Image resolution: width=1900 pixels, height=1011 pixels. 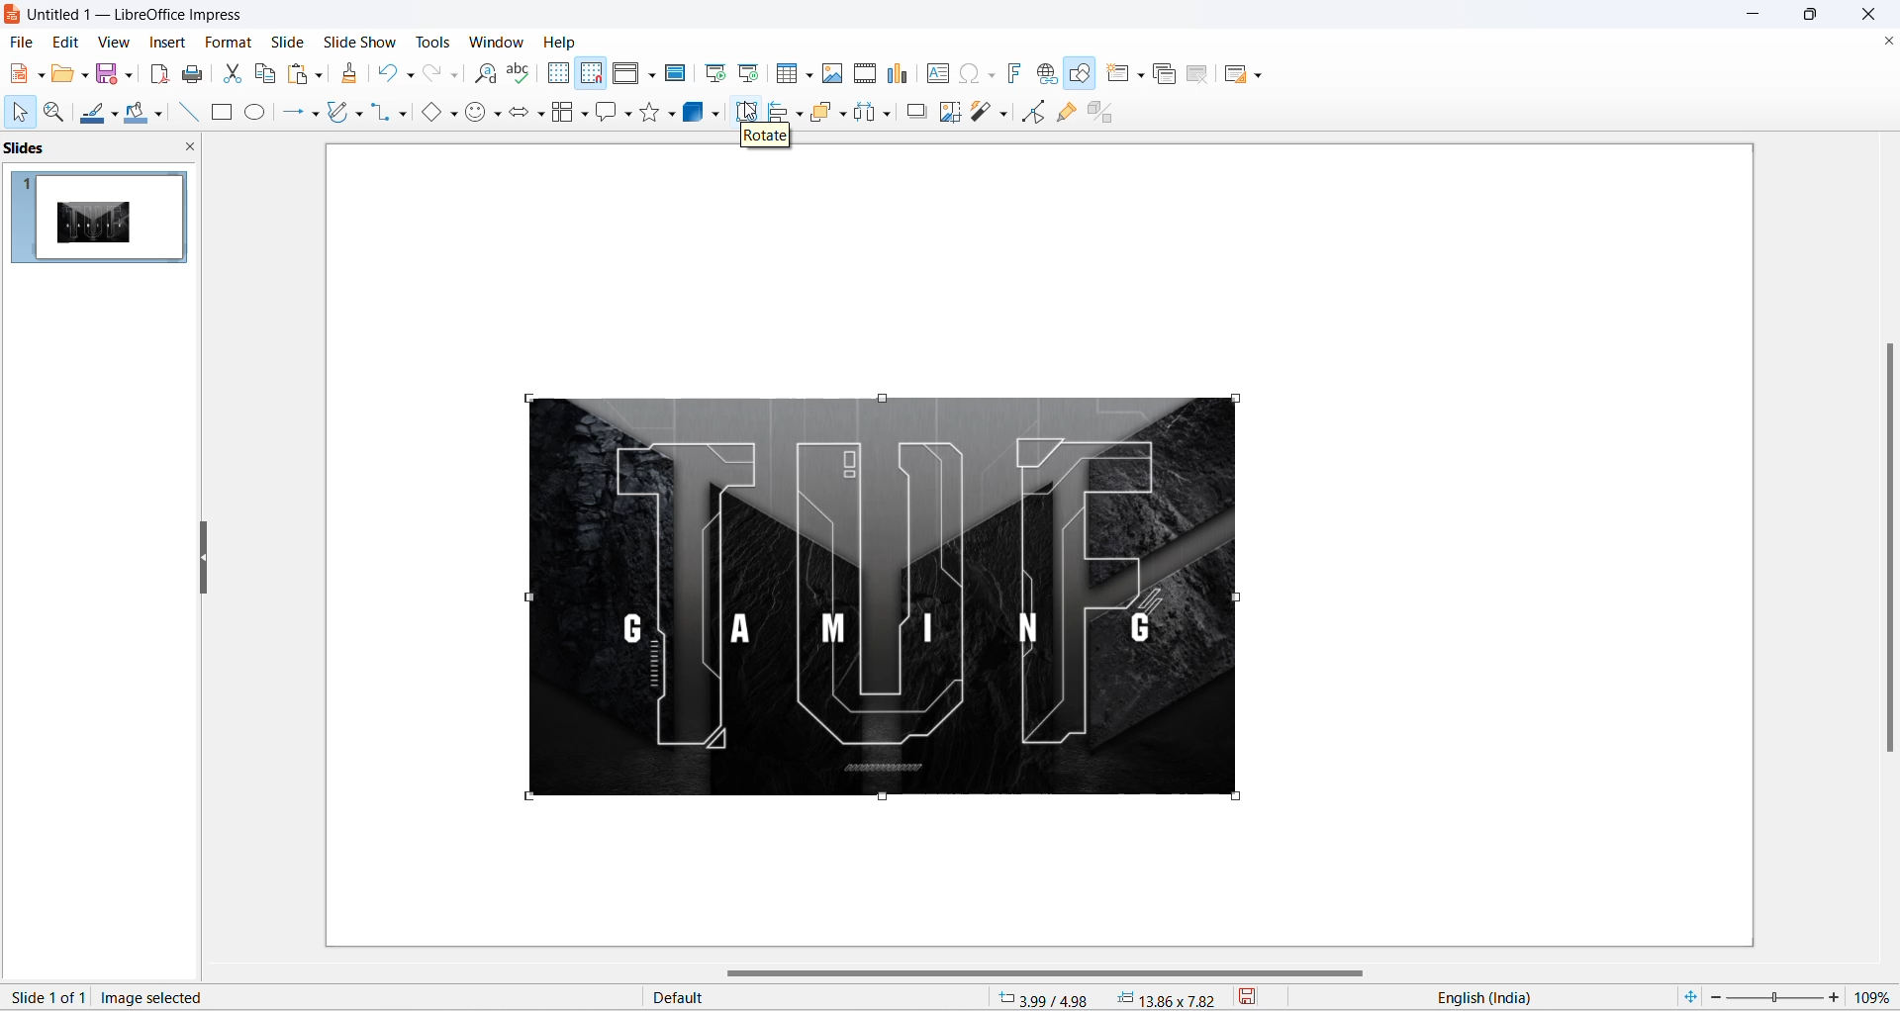 What do you see at coordinates (51, 113) in the screenshot?
I see `zoom and pan` at bounding box center [51, 113].